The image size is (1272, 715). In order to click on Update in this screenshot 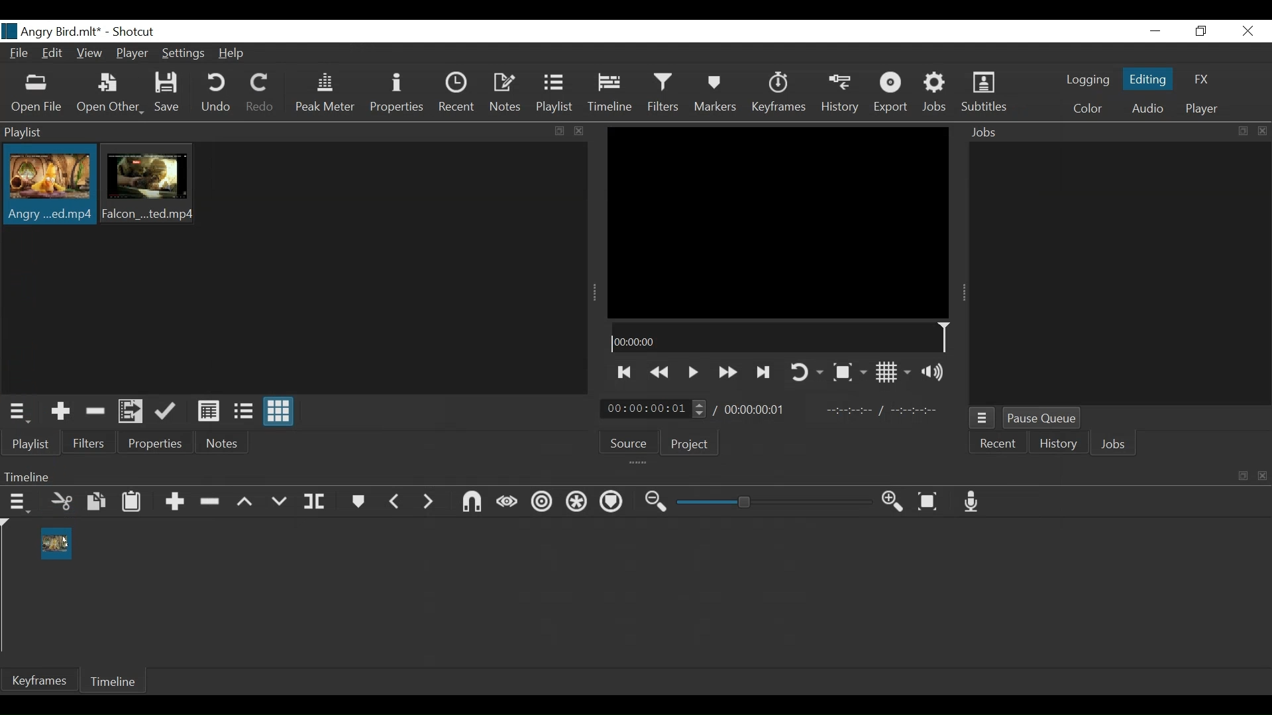, I will do `click(168, 412)`.